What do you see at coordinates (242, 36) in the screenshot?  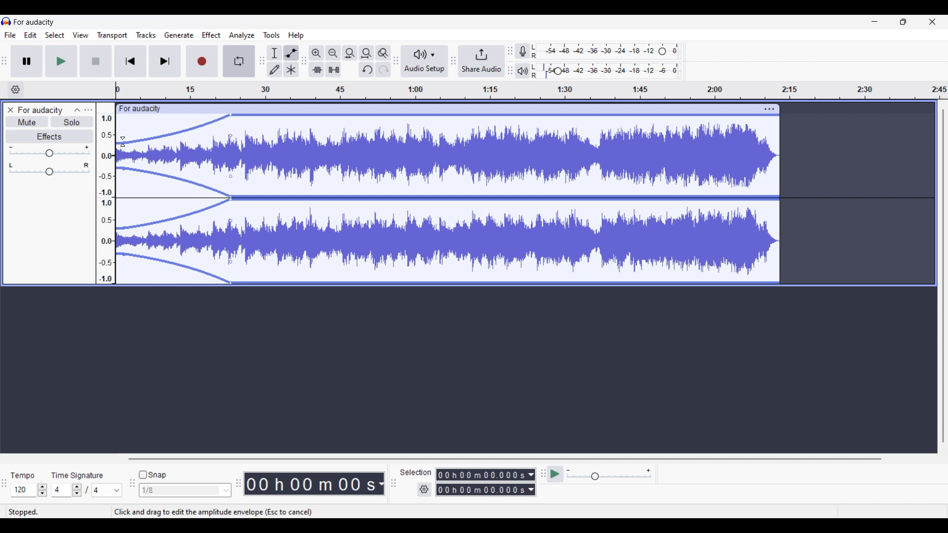 I see `Analyze` at bounding box center [242, 36].